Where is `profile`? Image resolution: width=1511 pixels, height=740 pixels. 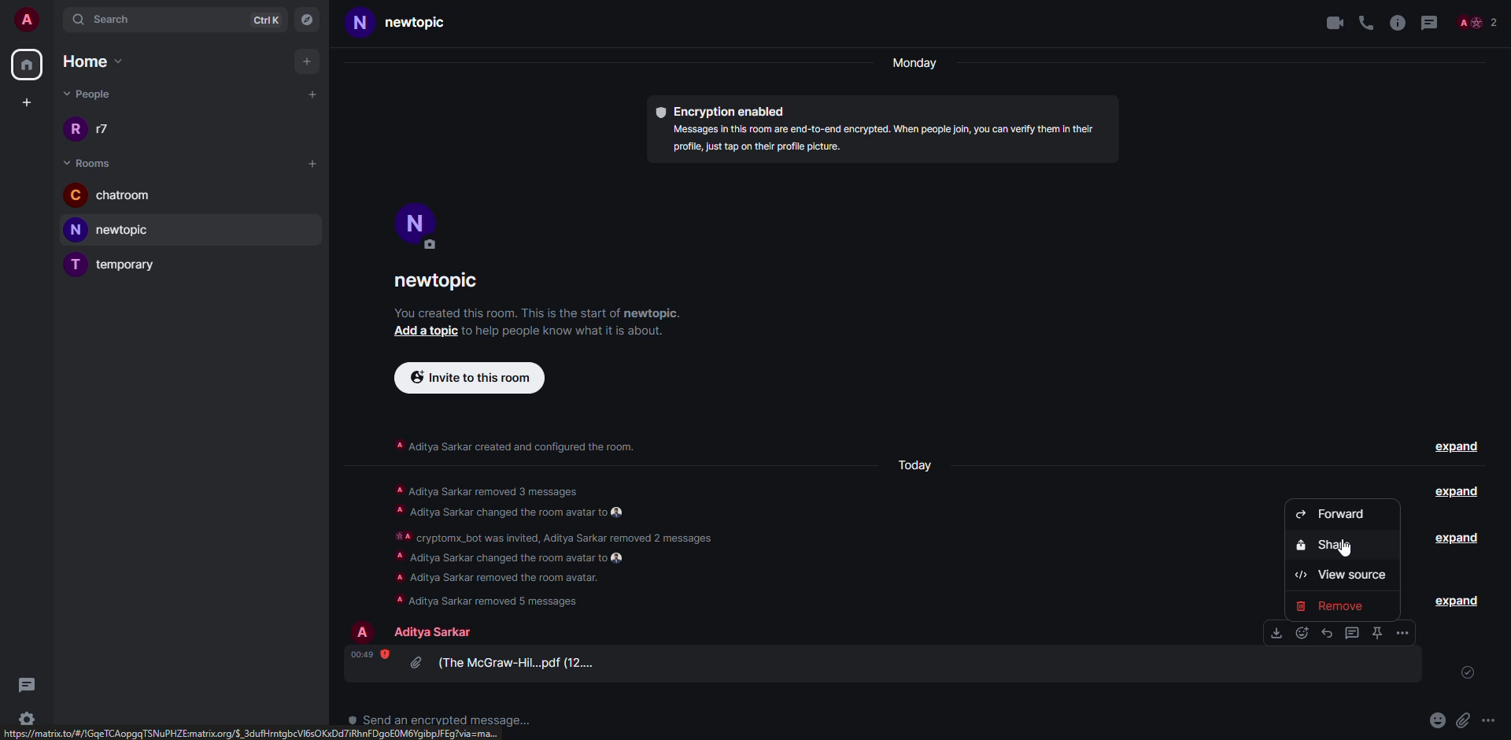
profile is located at coordinates (416, 221).